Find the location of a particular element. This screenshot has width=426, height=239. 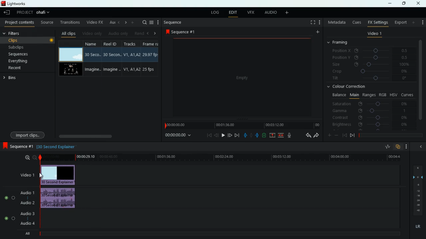

hold is located at coordinates (251, 135).